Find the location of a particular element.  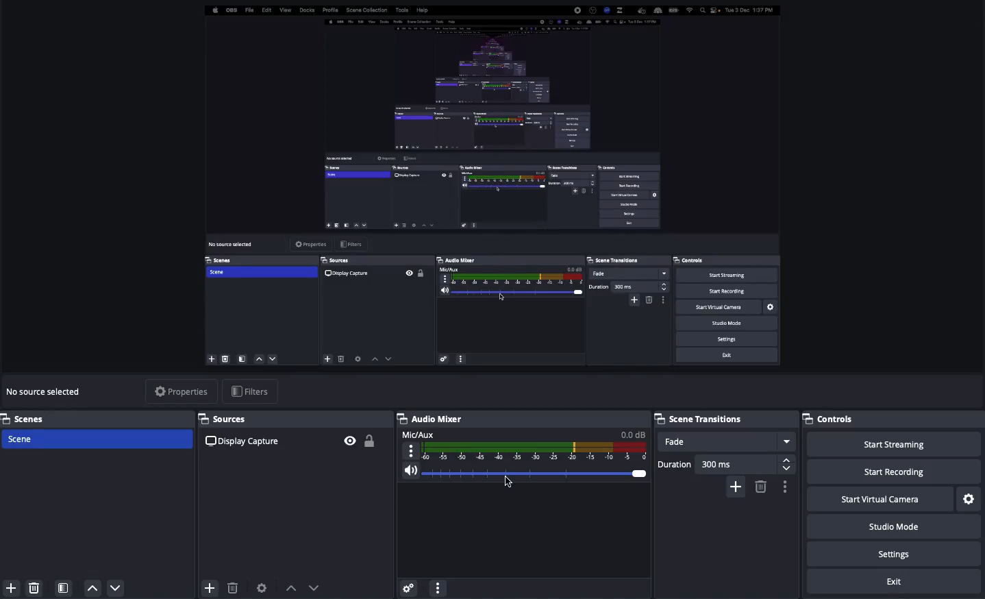

Advanced audio preferences is located at coordinates (409, 589).